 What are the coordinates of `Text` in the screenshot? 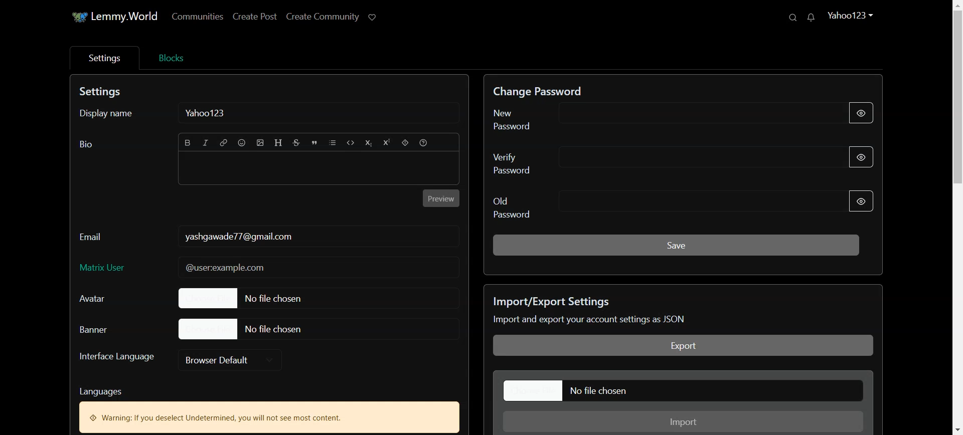 It's located at (207, 113).